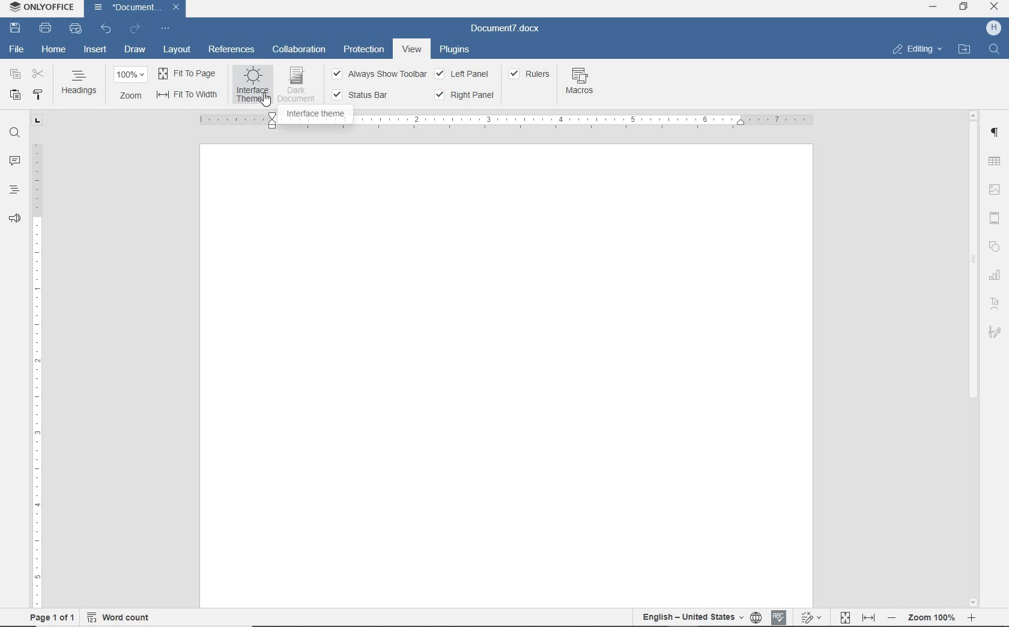 This screenshot has height=627, width=1009. What do you see at coordinates (691, 617) in the screenshot?
I see `TEXT LANGUAGE` at bounding box center [691, 617].